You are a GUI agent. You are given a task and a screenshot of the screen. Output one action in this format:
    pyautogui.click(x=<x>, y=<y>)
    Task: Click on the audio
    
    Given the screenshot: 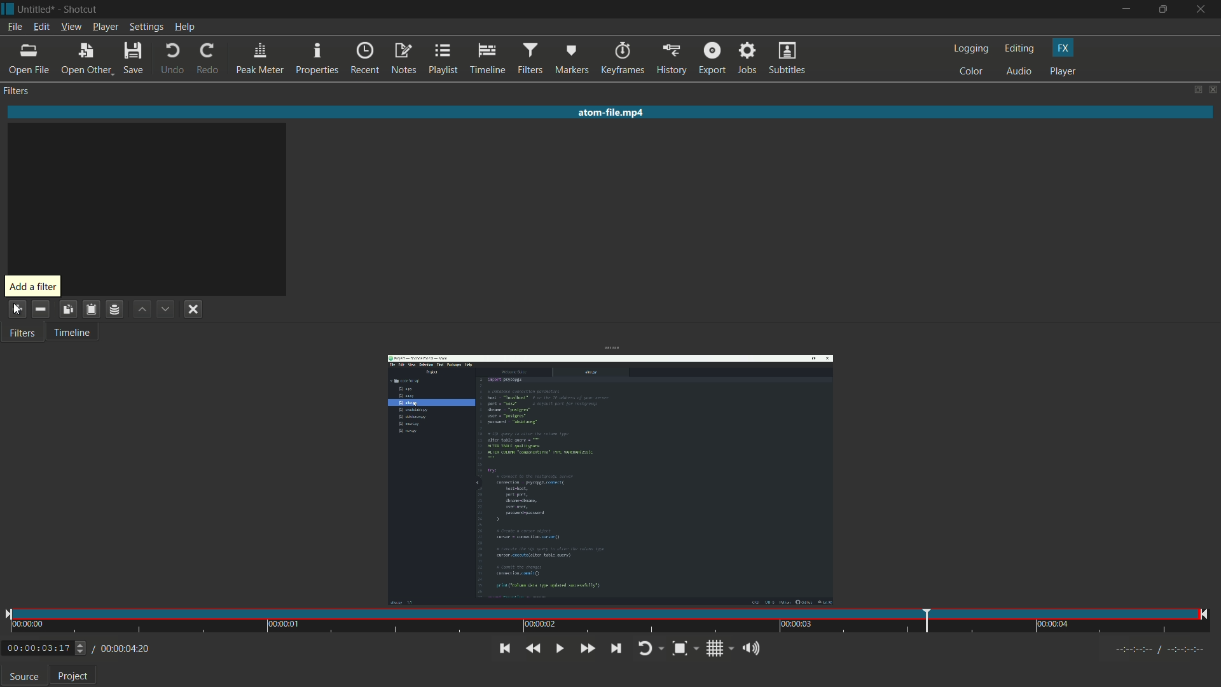 What is the action you would take?
    pyautogui.click(x=1020, y=72)
    